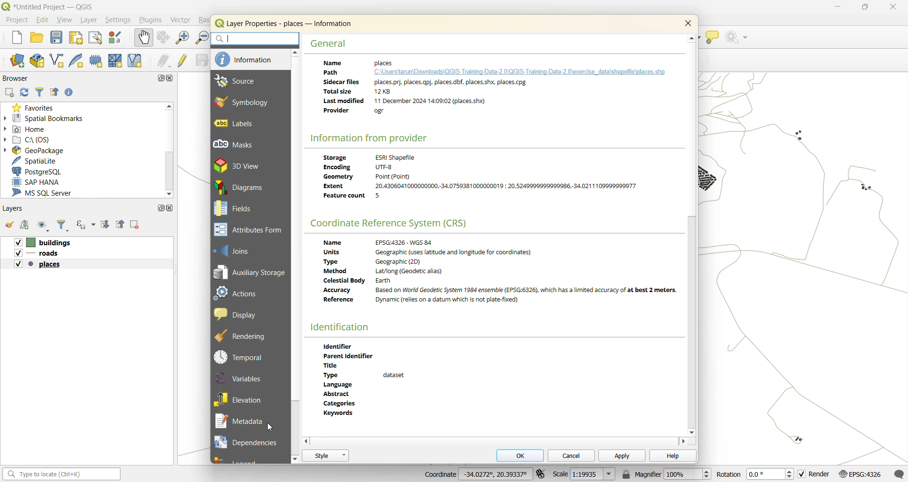 This screenshot has height=482, width=908. What do you see at coordinates (36, 181) in the screenshot?
I see `sap hana` at bounding box center [36, 181].